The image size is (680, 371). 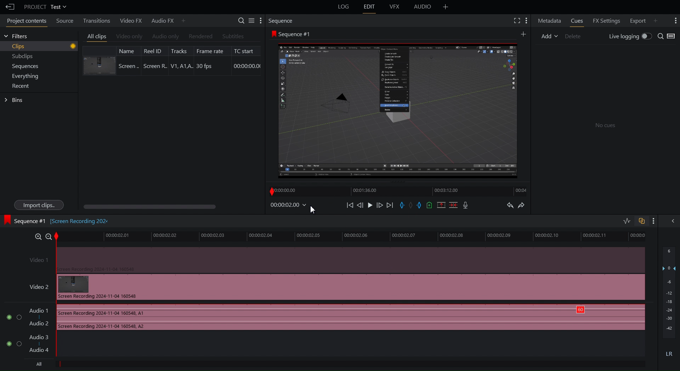 I want to click on Log , so click(x=342, y=7).